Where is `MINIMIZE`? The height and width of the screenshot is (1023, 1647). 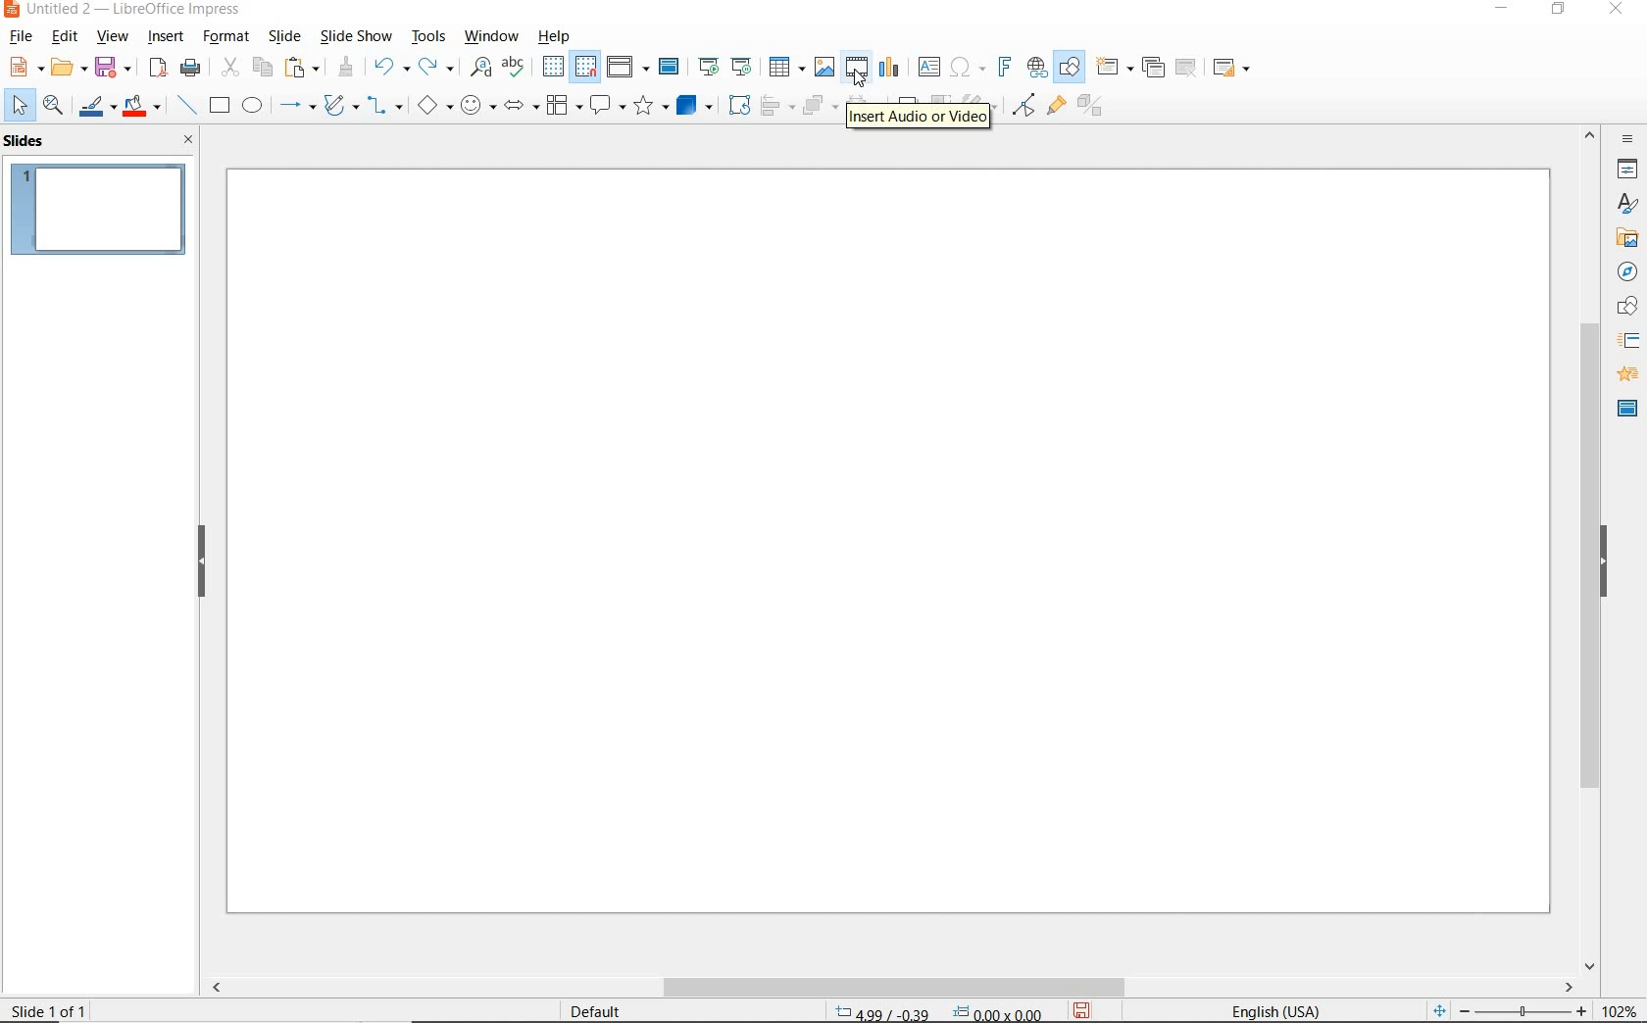
MINIMIZE is located at coordinates (1498, 10).